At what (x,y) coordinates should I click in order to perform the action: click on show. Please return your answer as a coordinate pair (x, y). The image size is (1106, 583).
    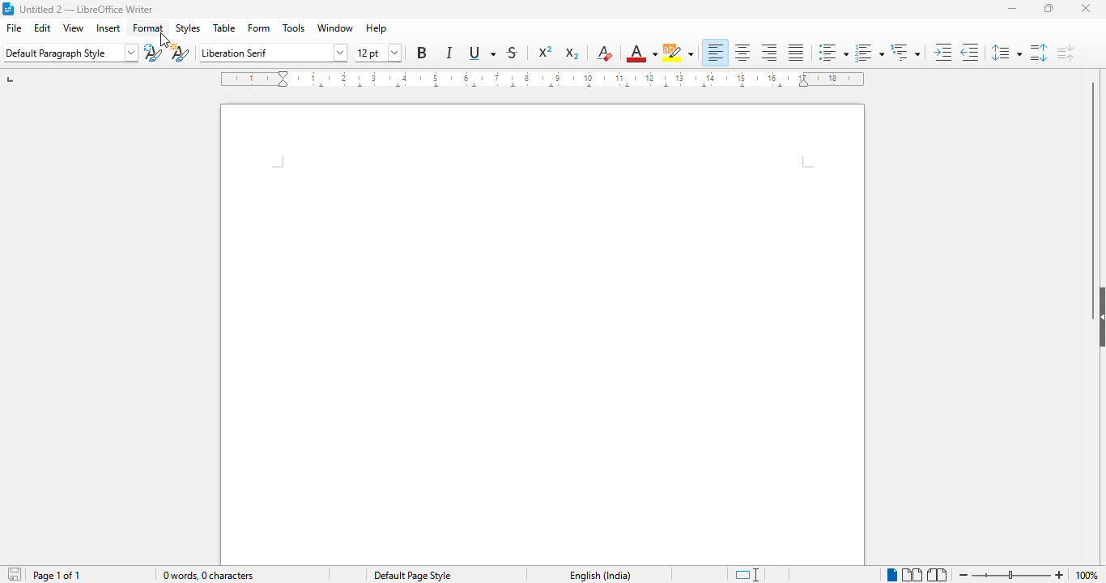
    Looking at the image, I should click on (1099, 317).